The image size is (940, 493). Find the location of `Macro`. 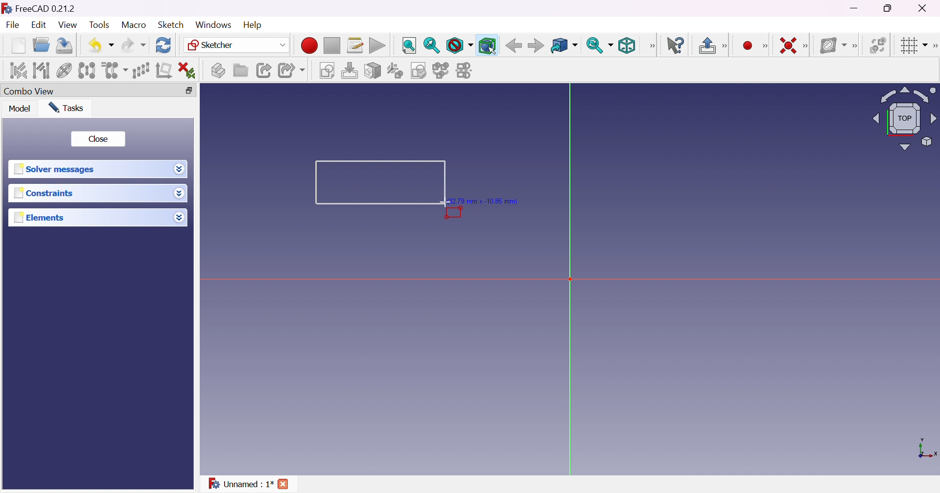

Macro is located at coordinates (134, 26).